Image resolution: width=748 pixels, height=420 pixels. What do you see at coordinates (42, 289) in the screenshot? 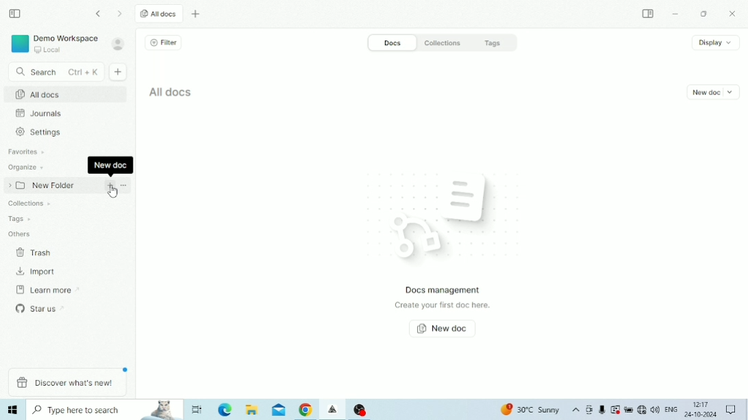
I see `Learn more` at bounding box center [42, 289].